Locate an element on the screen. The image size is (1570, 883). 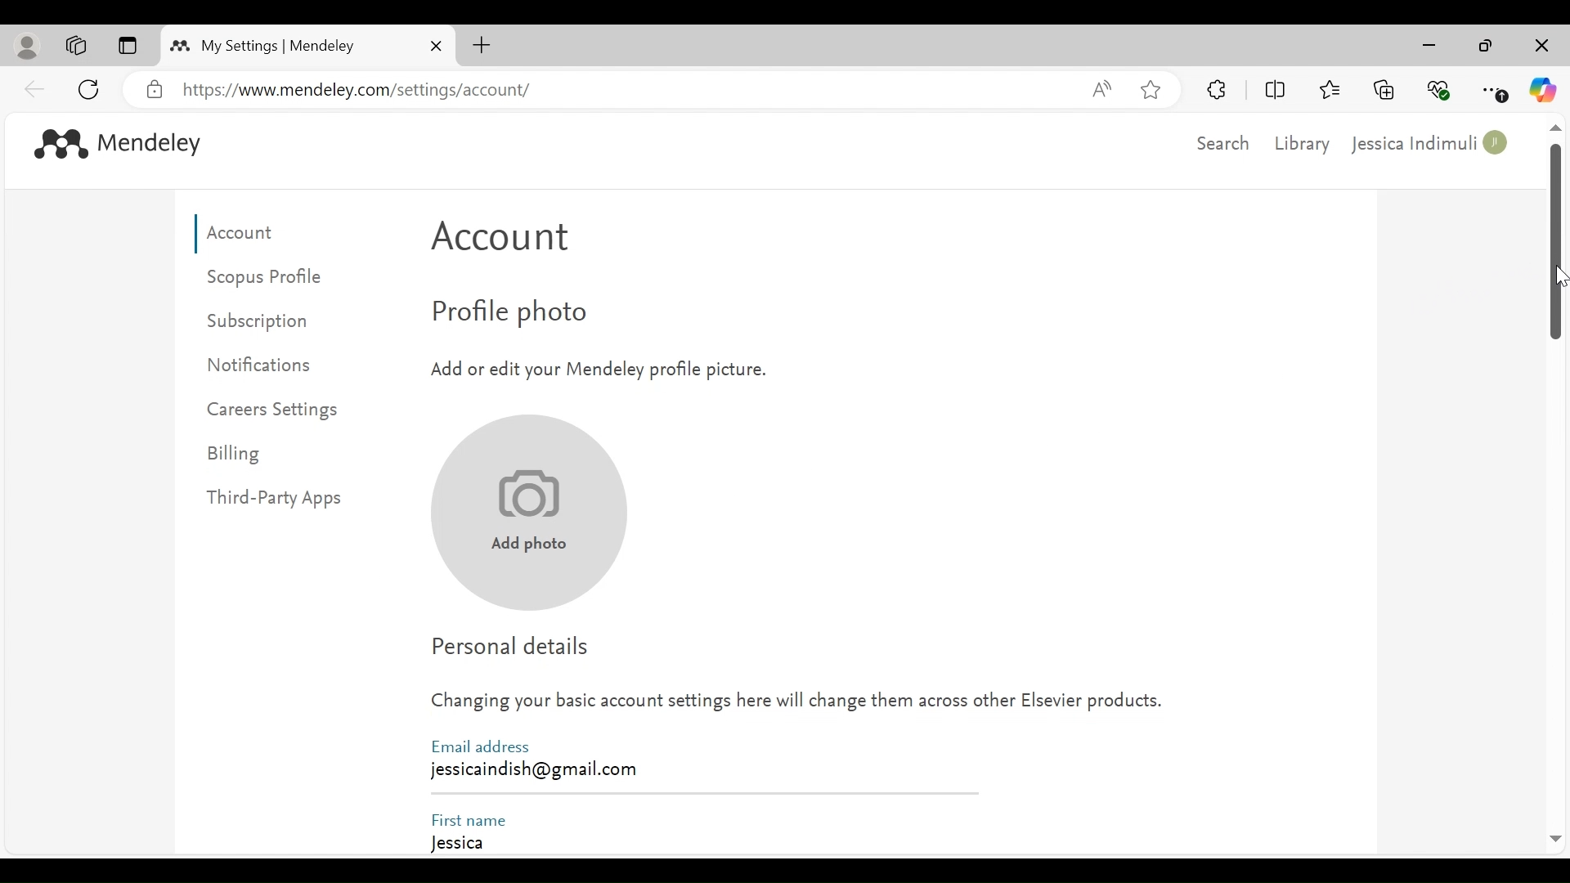
Jessica is located at coordinates (699, 843).